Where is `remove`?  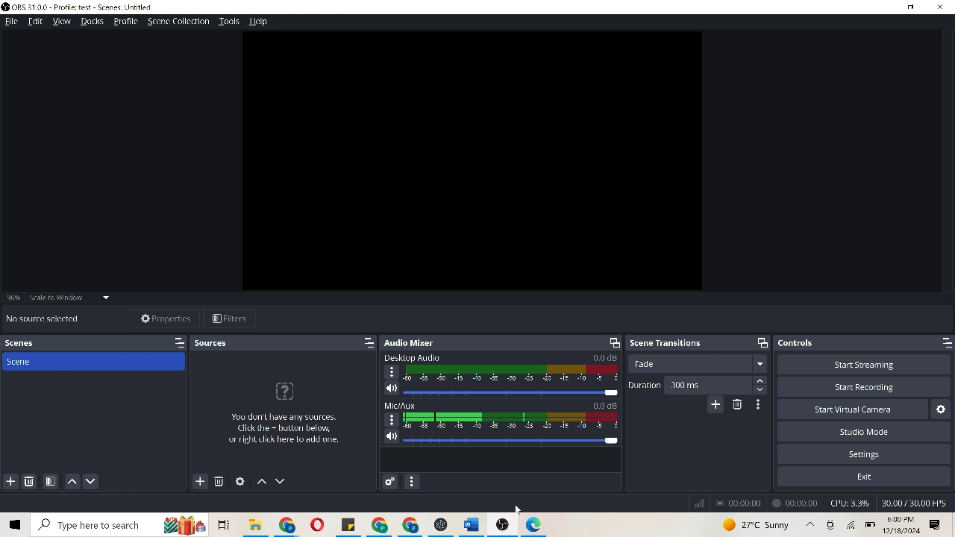 remove is located at coordinates (219, 483).